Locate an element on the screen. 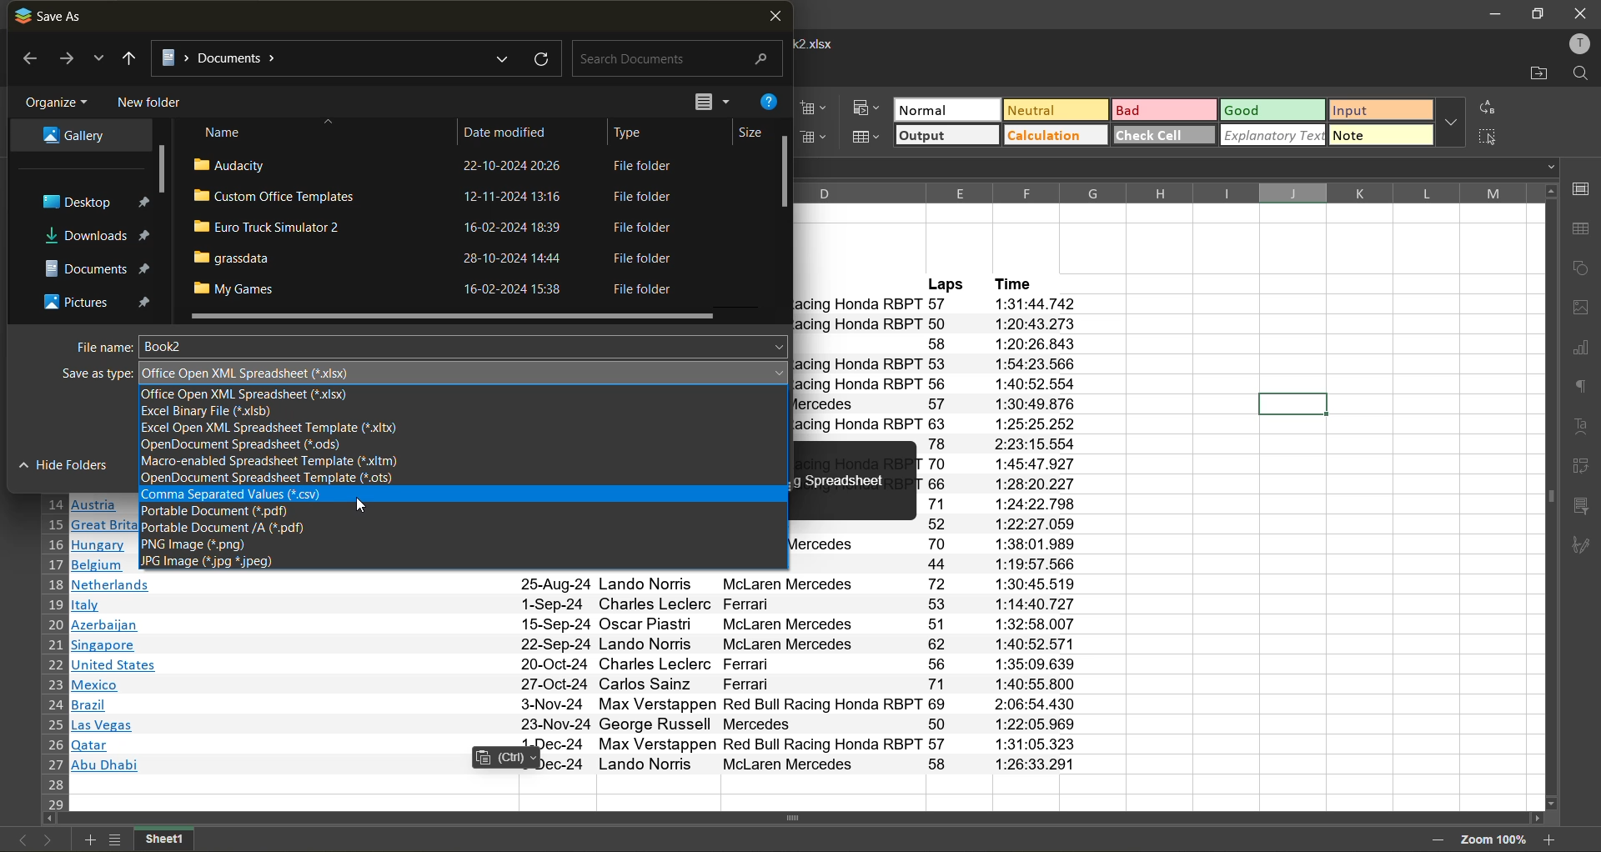  xml spreadsheet is located at coordinates (254, 373).